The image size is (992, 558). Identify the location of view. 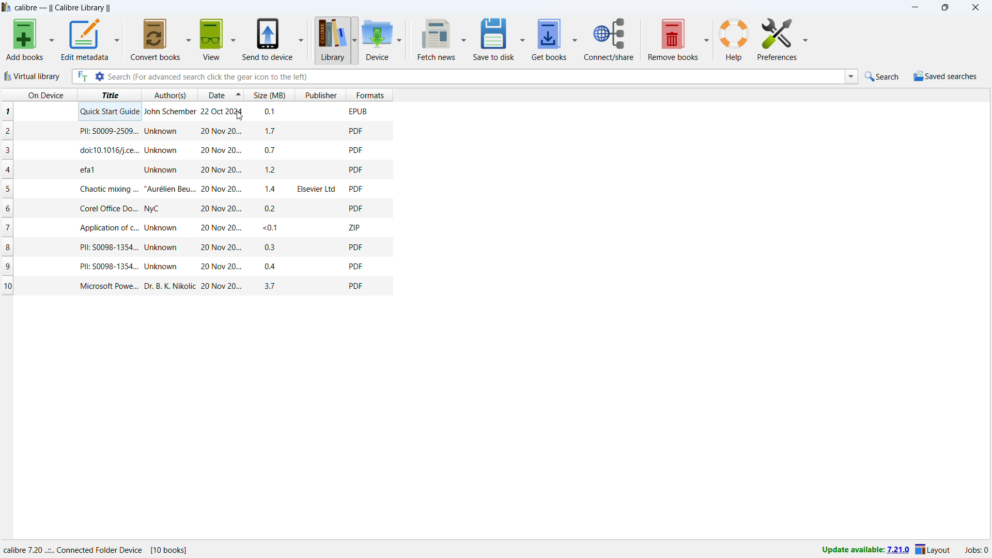
(211, 39).